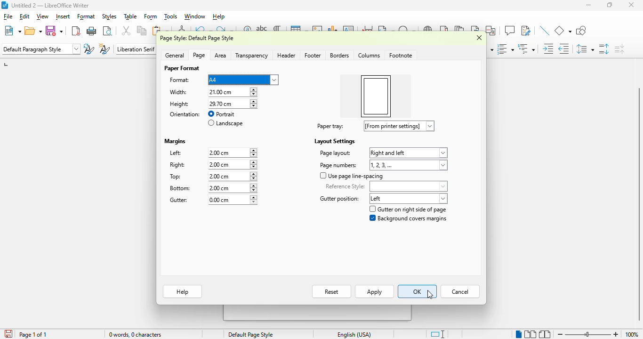 The width and height of the screenshot is (643, 339). Describe the element at coordinates (581, 31) in the screenshot. I see `show draw functions` at that location.